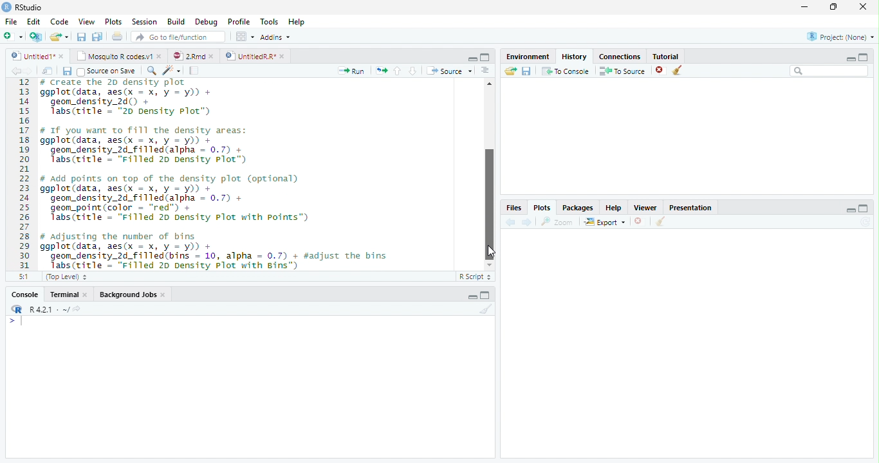 This screenshot has height=463, width=879. Describe the element at coordinates (22, 8) in the screenshot. I see `' RStudio` at that location.